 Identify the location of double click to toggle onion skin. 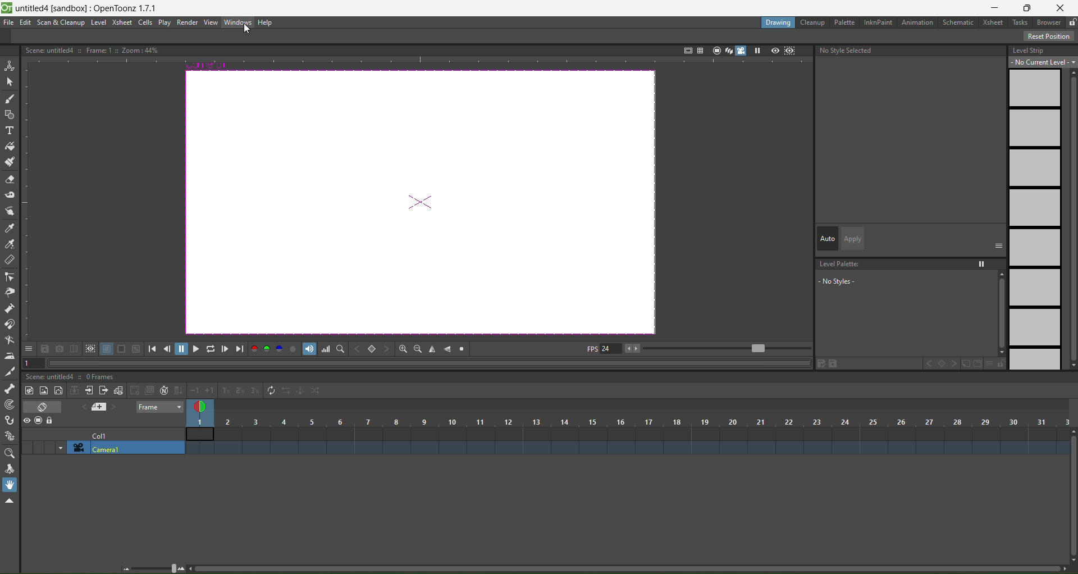
(204, 405).